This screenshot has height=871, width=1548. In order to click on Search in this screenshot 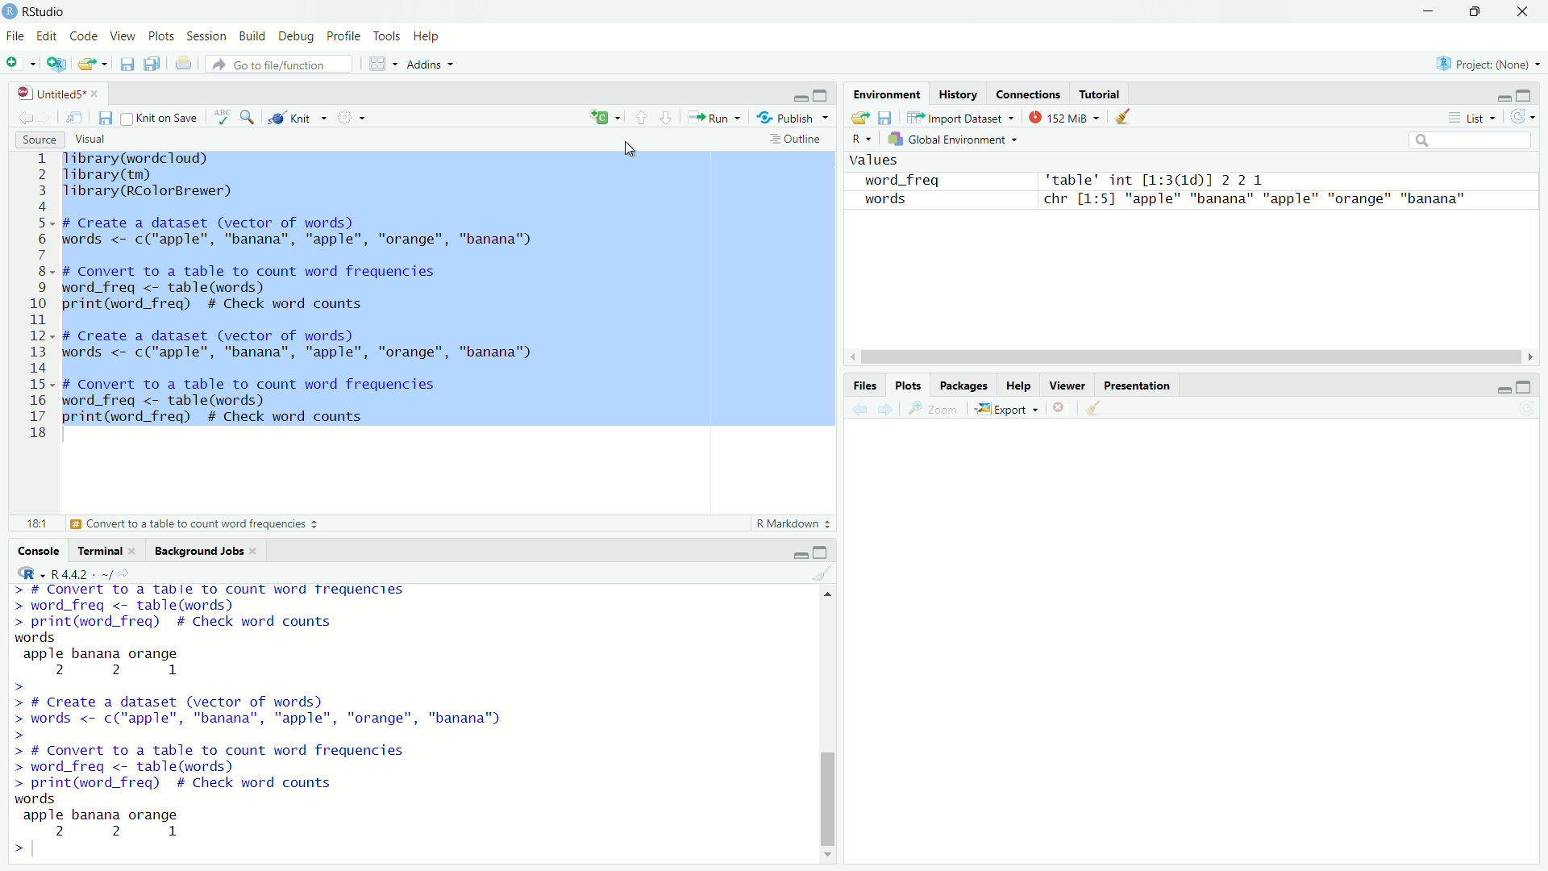, I will do `click(1467, 141)`.